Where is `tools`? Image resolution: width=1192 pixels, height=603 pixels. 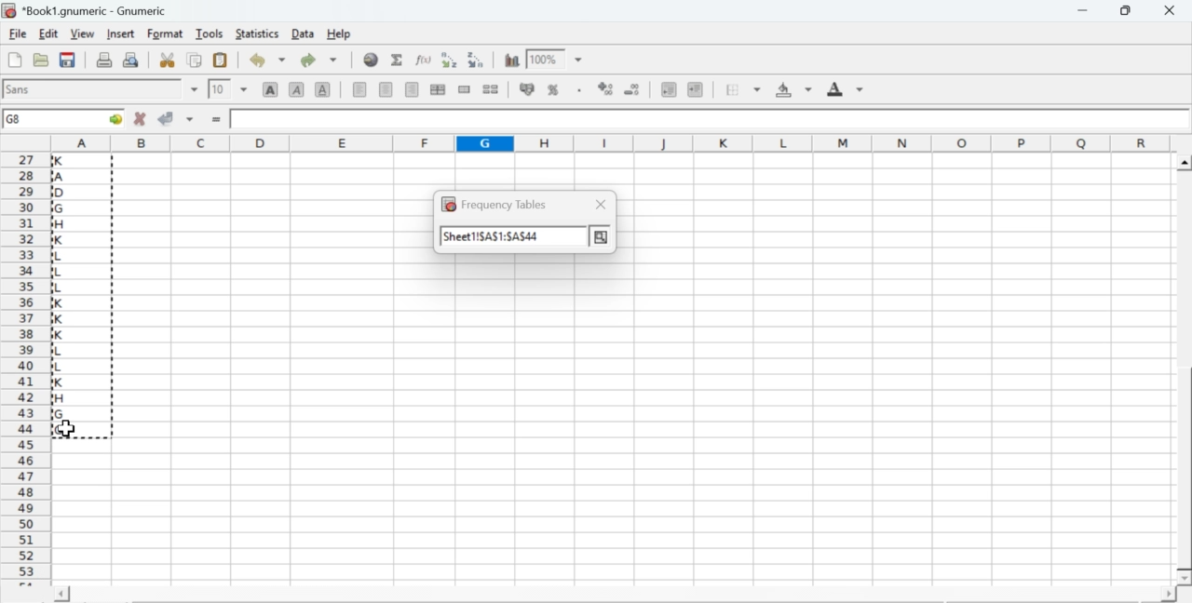 tools is located at coordinates (210, 33).